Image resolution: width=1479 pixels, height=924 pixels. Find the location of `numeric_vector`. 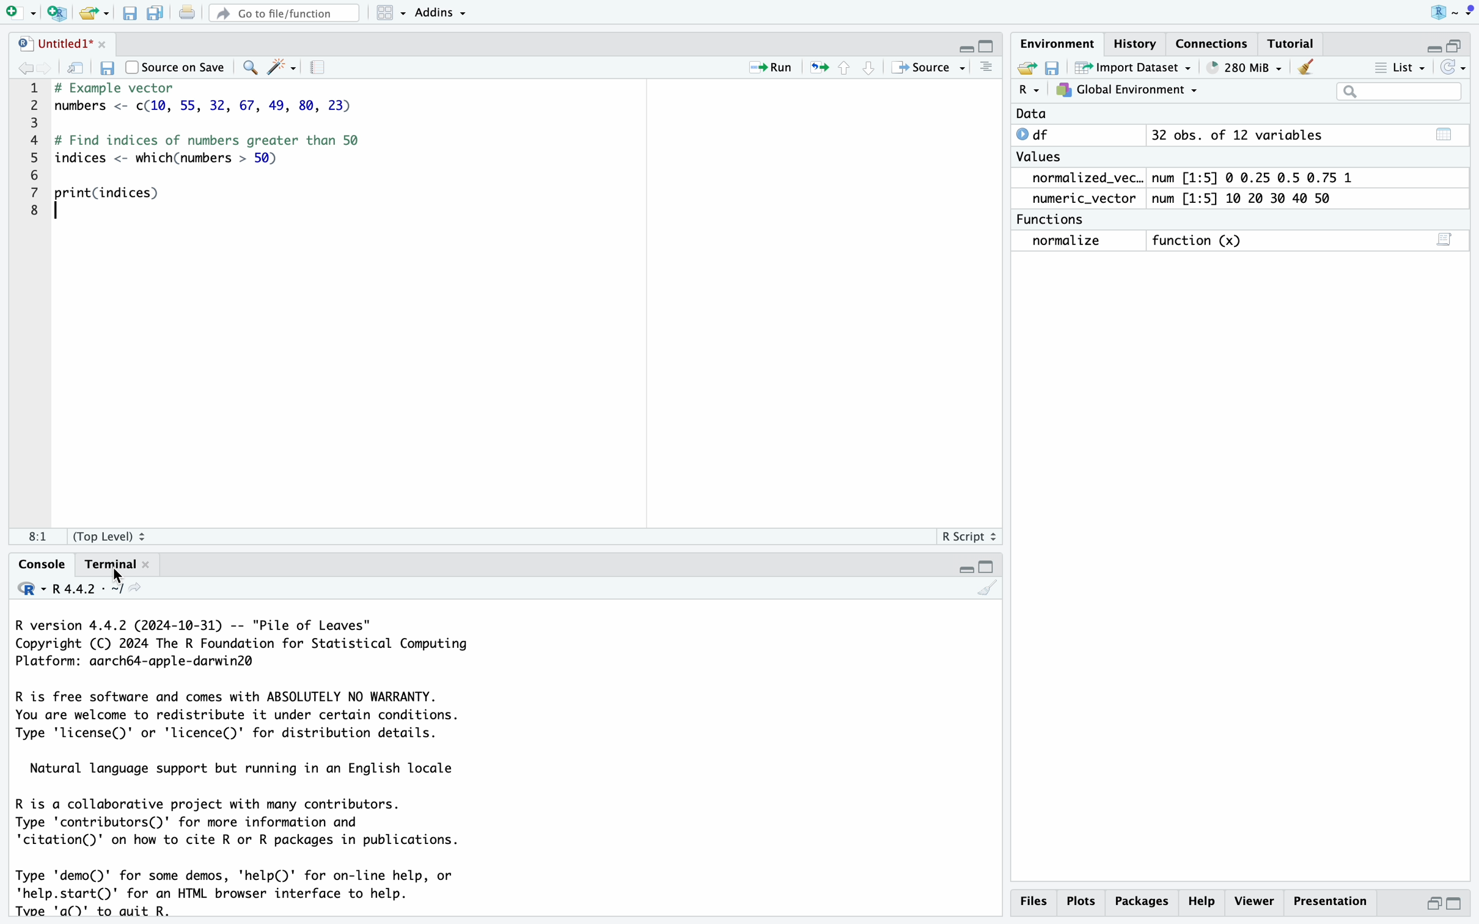

numeric_vector is located at coordinates (1088, 199).